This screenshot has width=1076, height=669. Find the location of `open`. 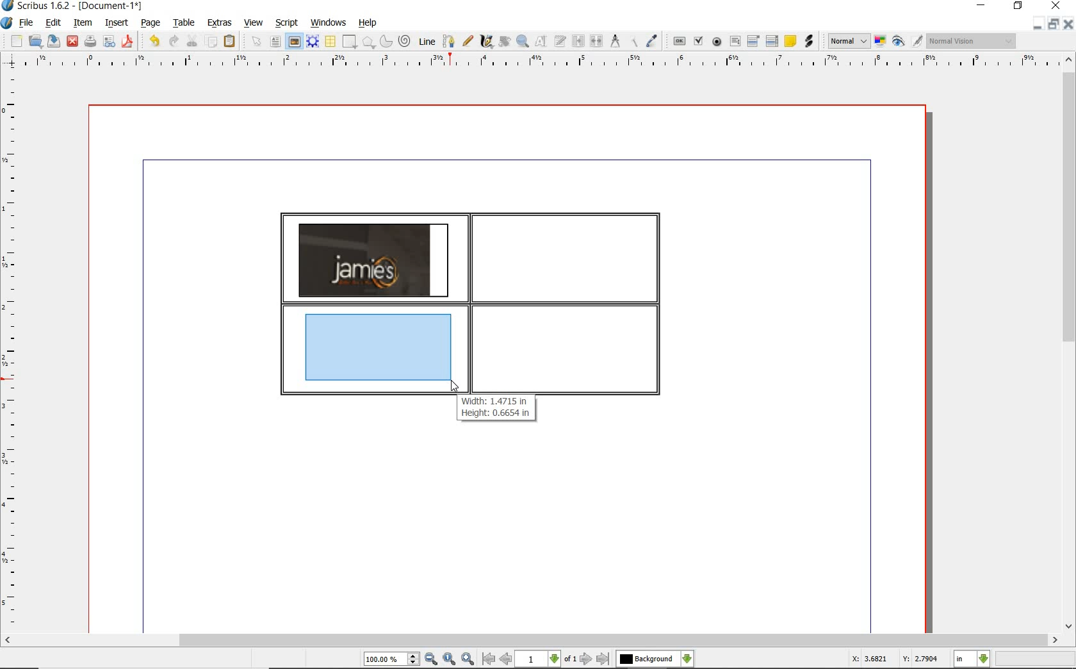

open is located at coordinates (36, 42).